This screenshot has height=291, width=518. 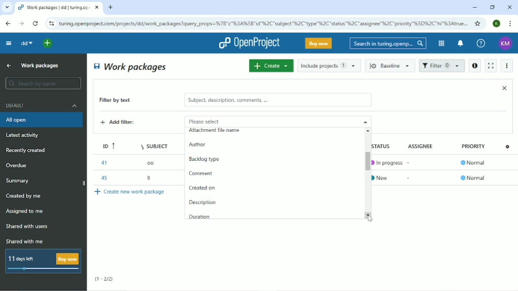 I want to click on Create new work package, so click(x=130, y=191).